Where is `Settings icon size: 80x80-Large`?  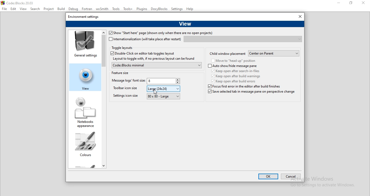
Settings icon size: 80x80-Large is located at coordinates (125, 97).